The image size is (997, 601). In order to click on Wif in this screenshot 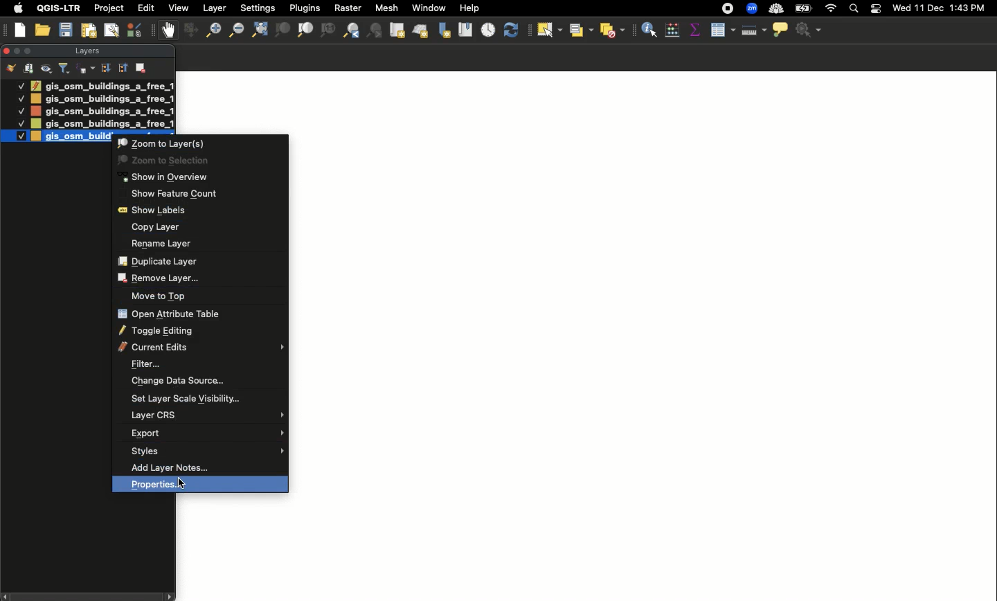, I will do `click(831, 9)`.